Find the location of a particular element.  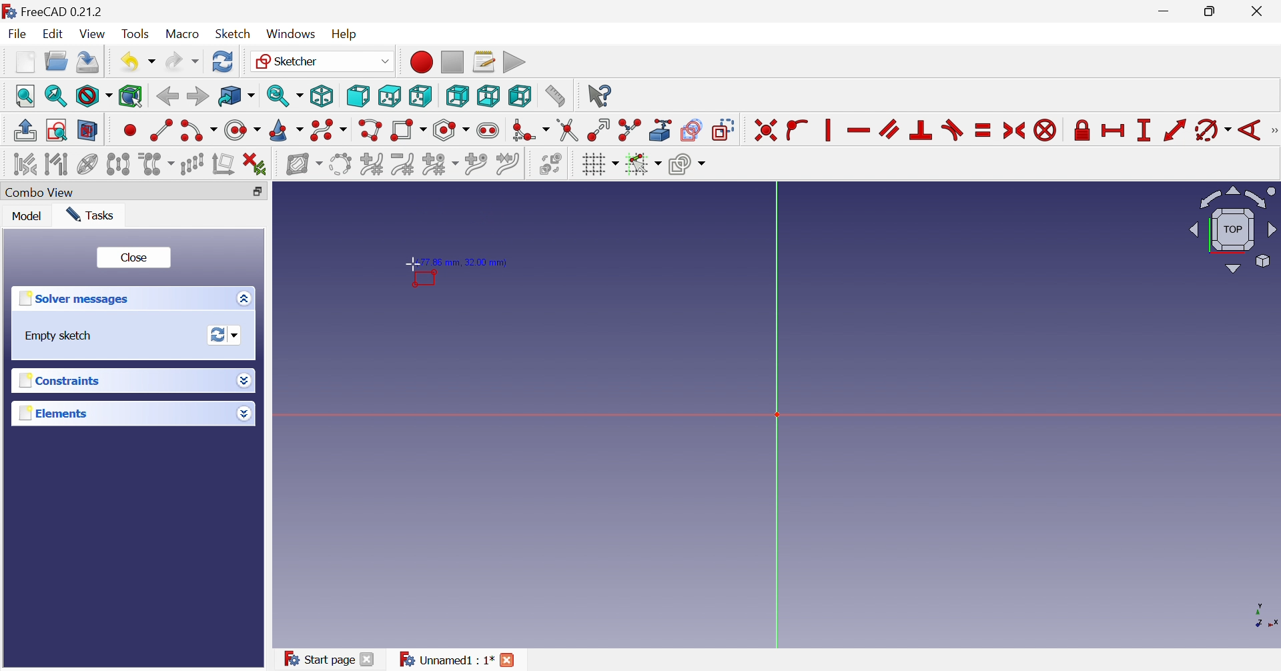

Create line is located at coordinates (161, 129).